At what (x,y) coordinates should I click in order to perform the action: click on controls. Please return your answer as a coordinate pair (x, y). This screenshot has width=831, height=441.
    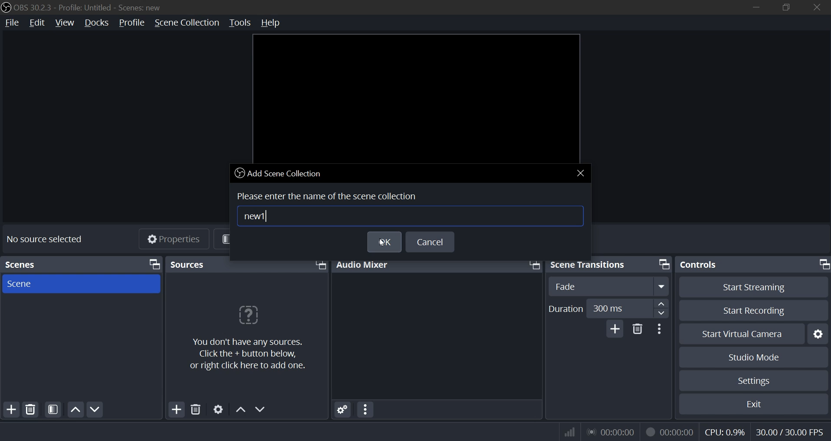
    Looking at the image, I should click on (702, 265).